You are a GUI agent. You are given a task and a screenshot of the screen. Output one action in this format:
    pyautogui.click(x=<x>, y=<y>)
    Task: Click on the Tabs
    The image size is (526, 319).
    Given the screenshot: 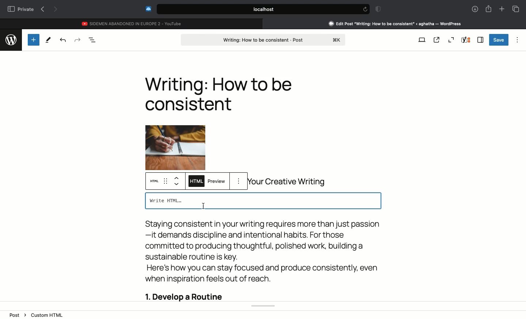 What is the action you would take?
    pyautogui.click(x=516, y=9)
    